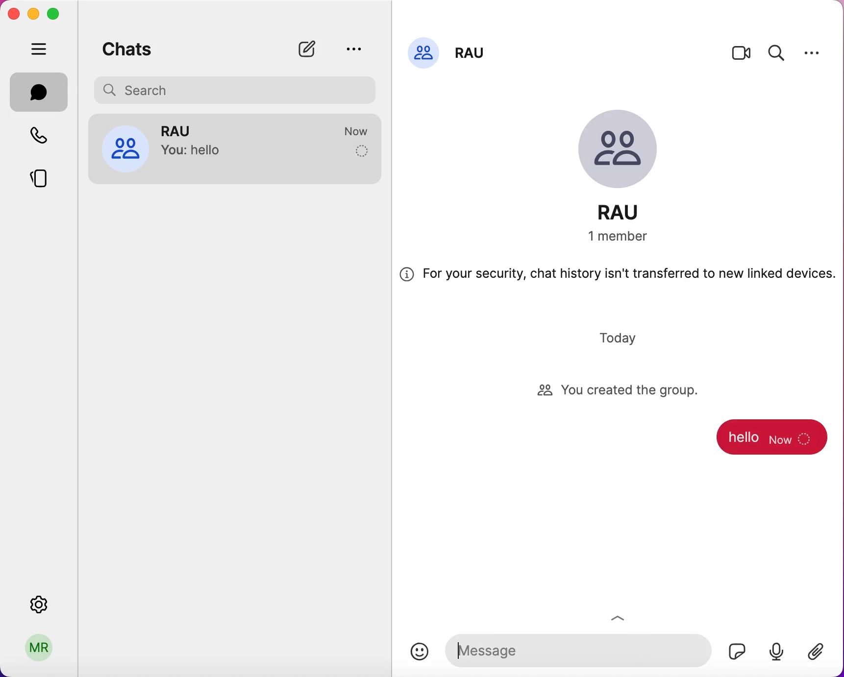  Describe the element at coordinates (423, 51) in the screenshot. I see `profile picture` at that location.